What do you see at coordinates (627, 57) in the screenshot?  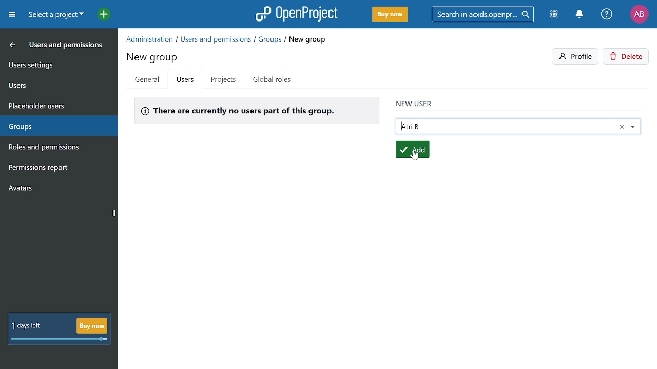 I see `Delete` at bounding box center [627, 57].